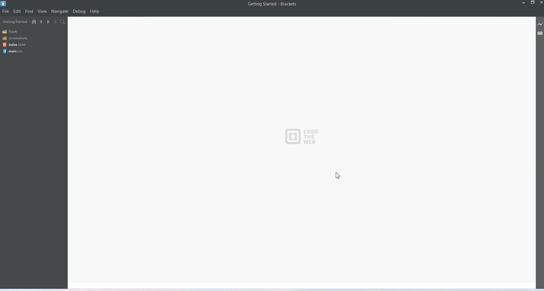  What do you see at coordinates (523, 3) in the screenshot?
I see `minimize` at bounding box center [523, 3].